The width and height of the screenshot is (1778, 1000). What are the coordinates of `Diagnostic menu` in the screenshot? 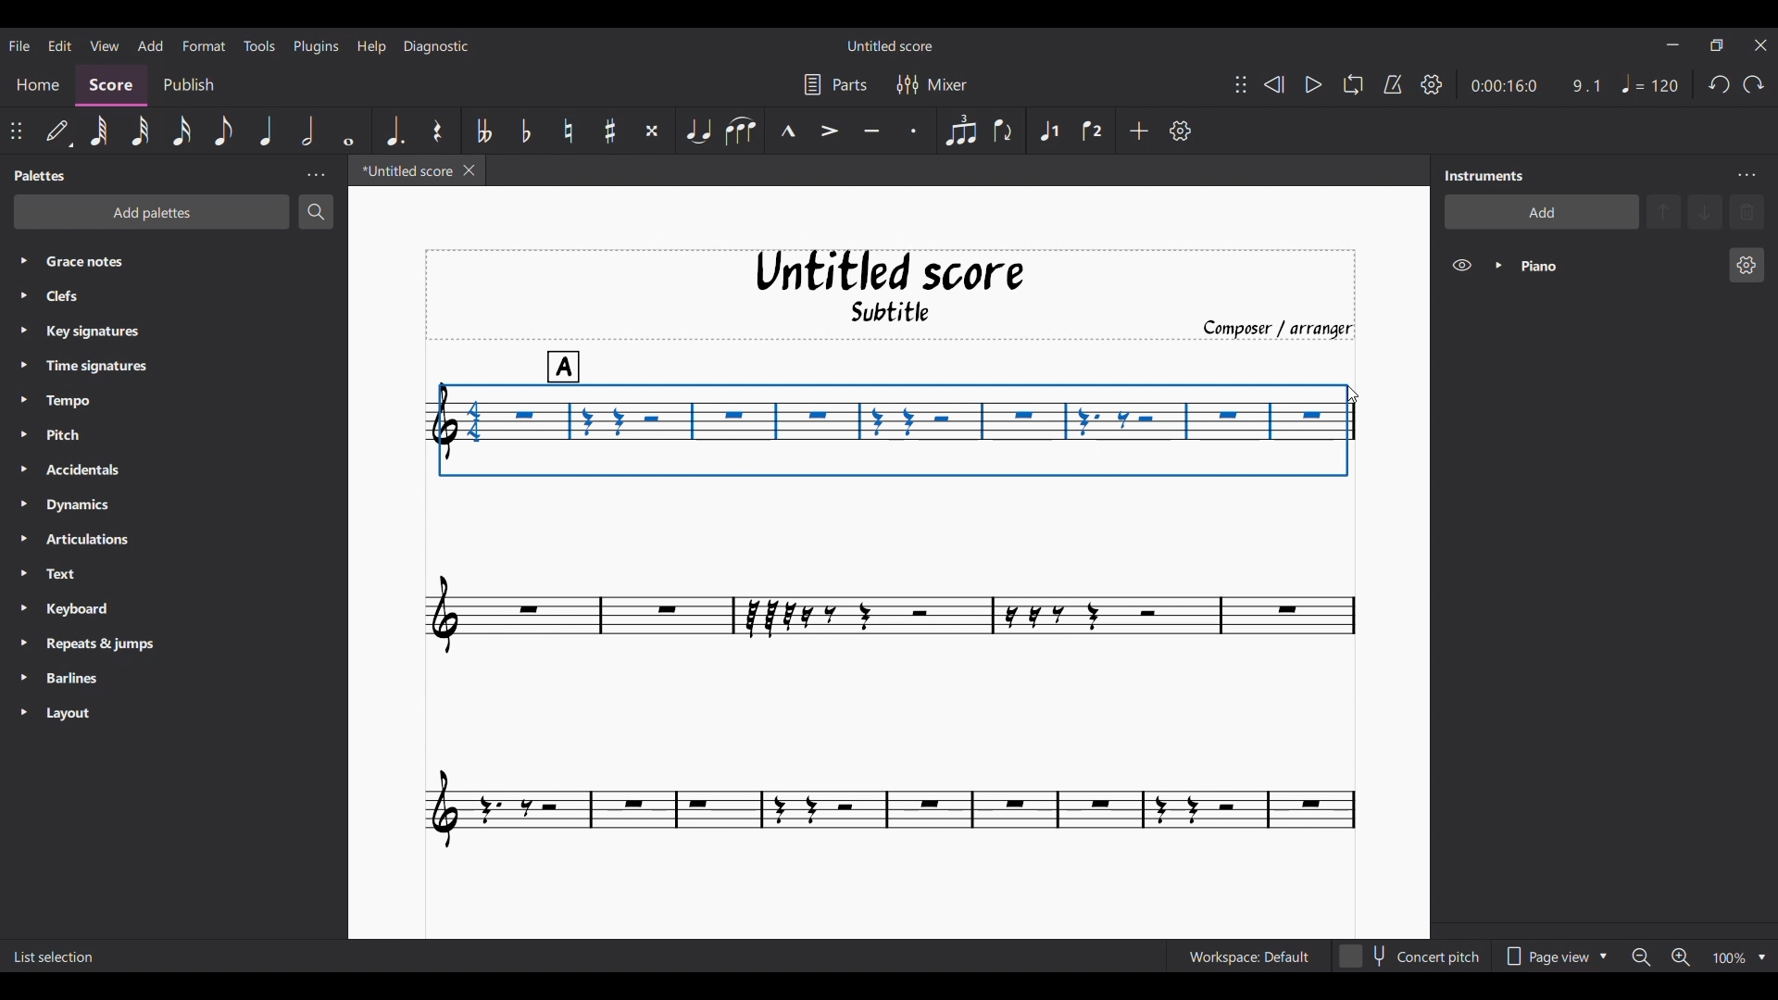 It's located at (437, 46).